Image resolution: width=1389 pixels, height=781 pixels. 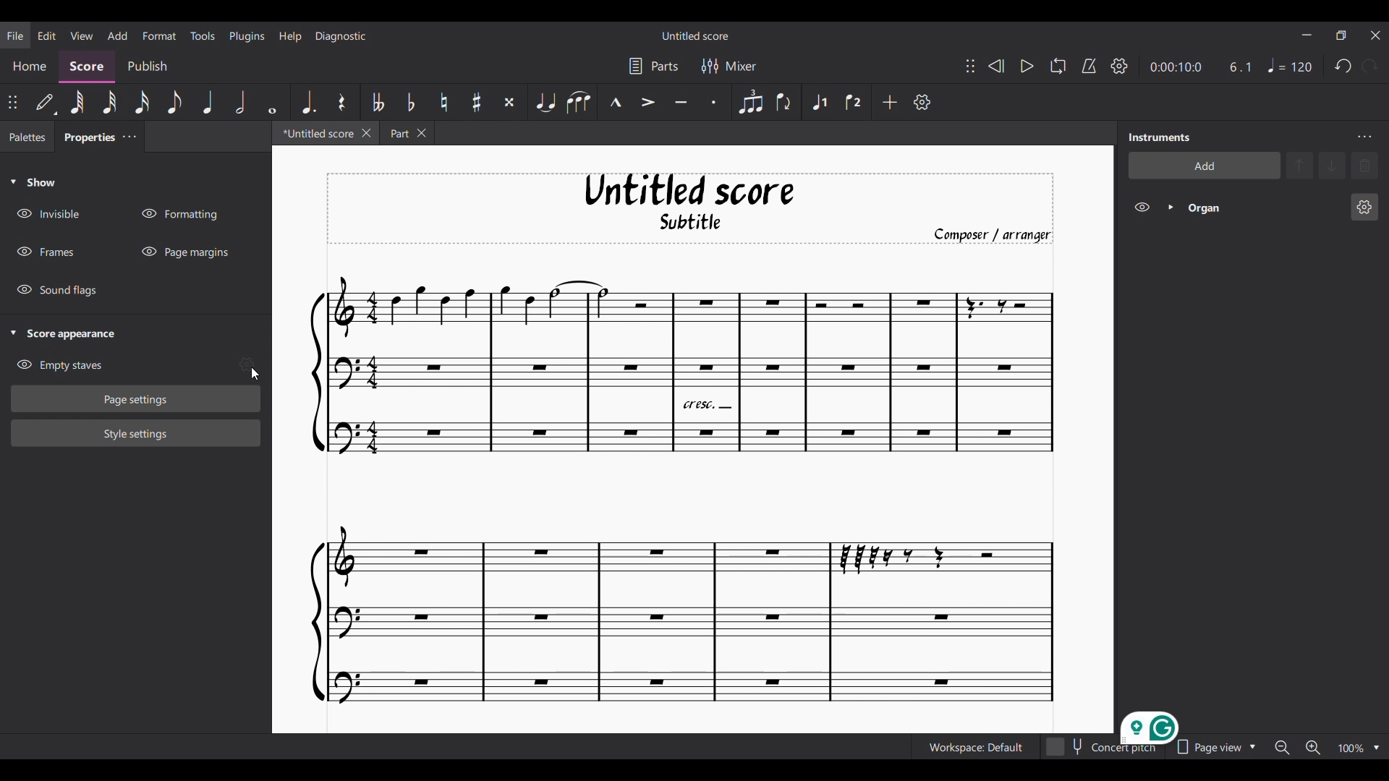 I want to click on Toggle flat, so click(x=409, y=101).